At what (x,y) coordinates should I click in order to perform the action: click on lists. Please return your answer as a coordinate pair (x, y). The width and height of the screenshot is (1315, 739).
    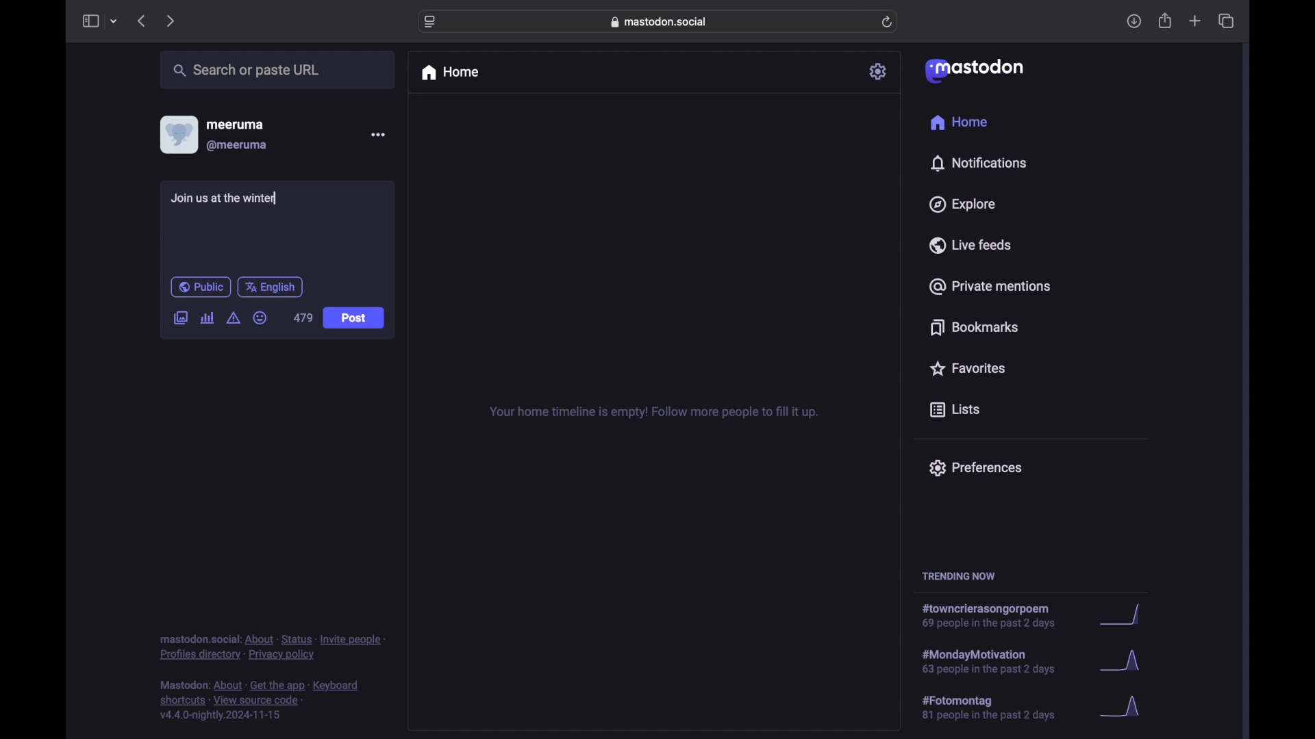
    Looking at the image, I should click on (955, 411).